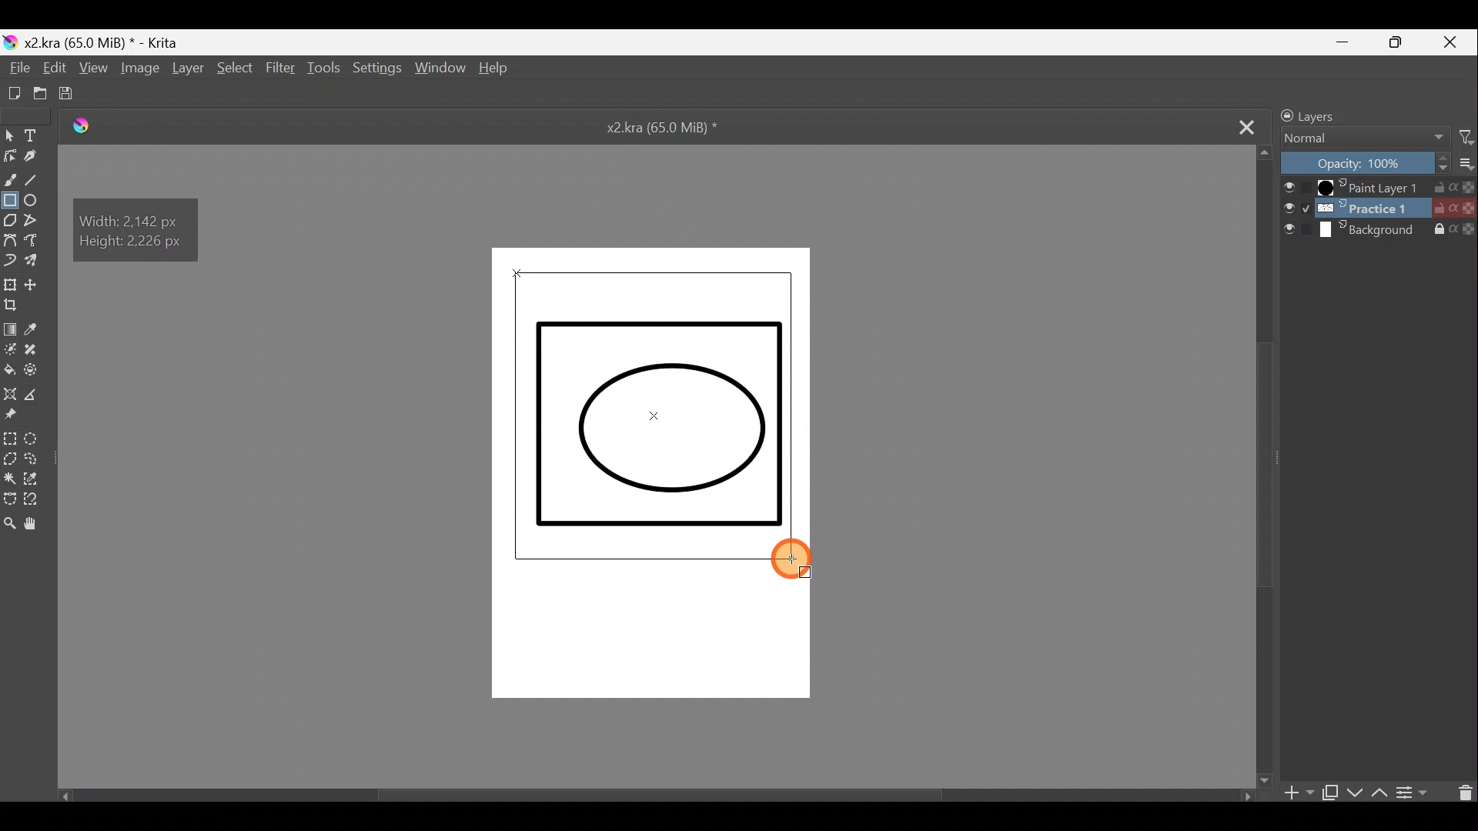 This screenshot has width=1478, height=831. I want to click on Polygonal selection tool, so click(10, 462).